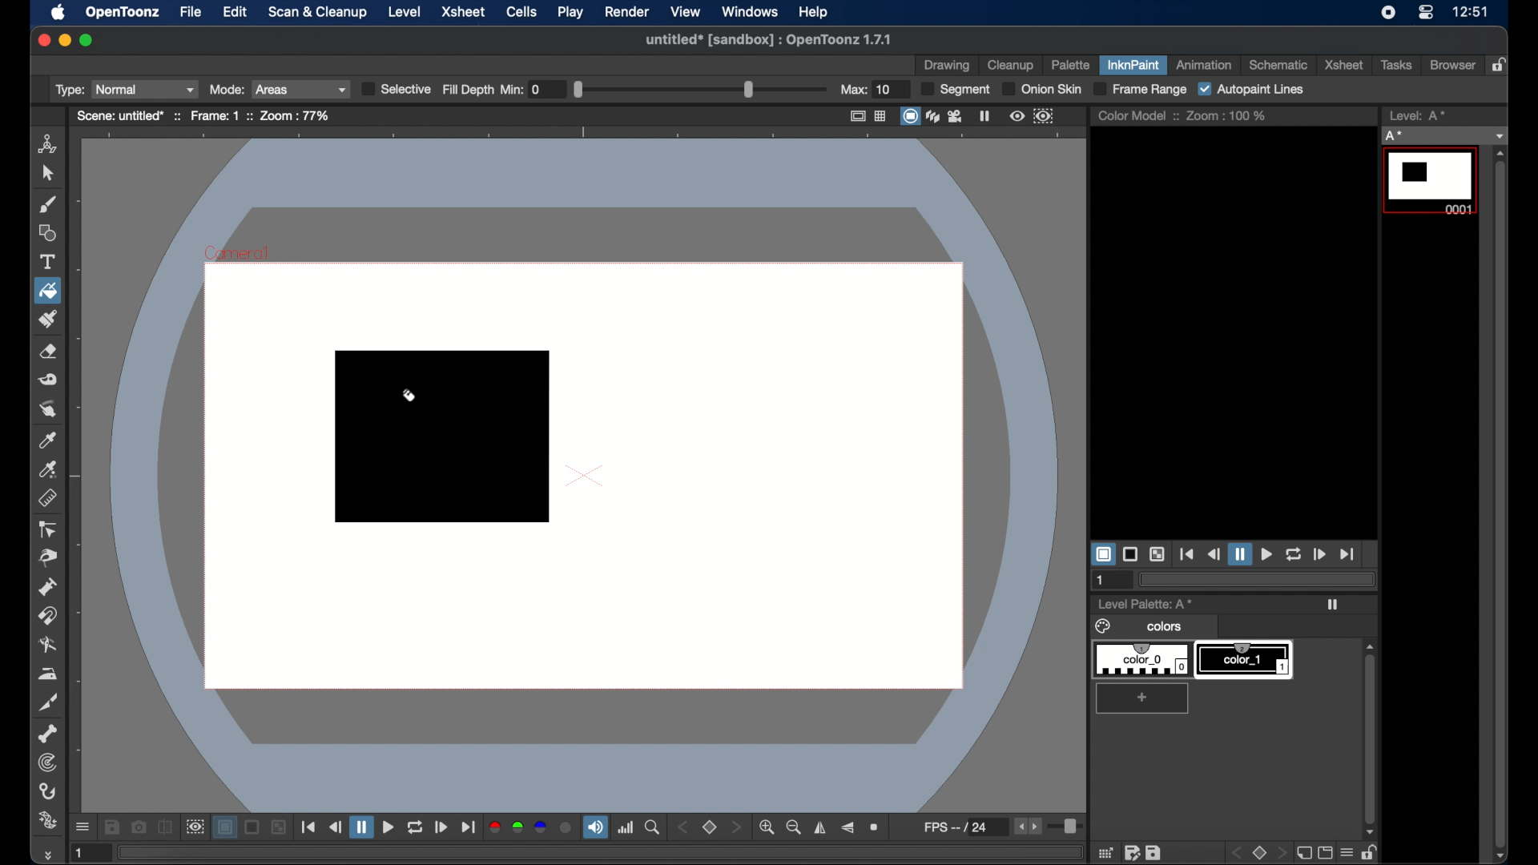 Image resolution: width=1538 pixels, height=865 pixels. I want to click on finger tool, so click(48, 409).